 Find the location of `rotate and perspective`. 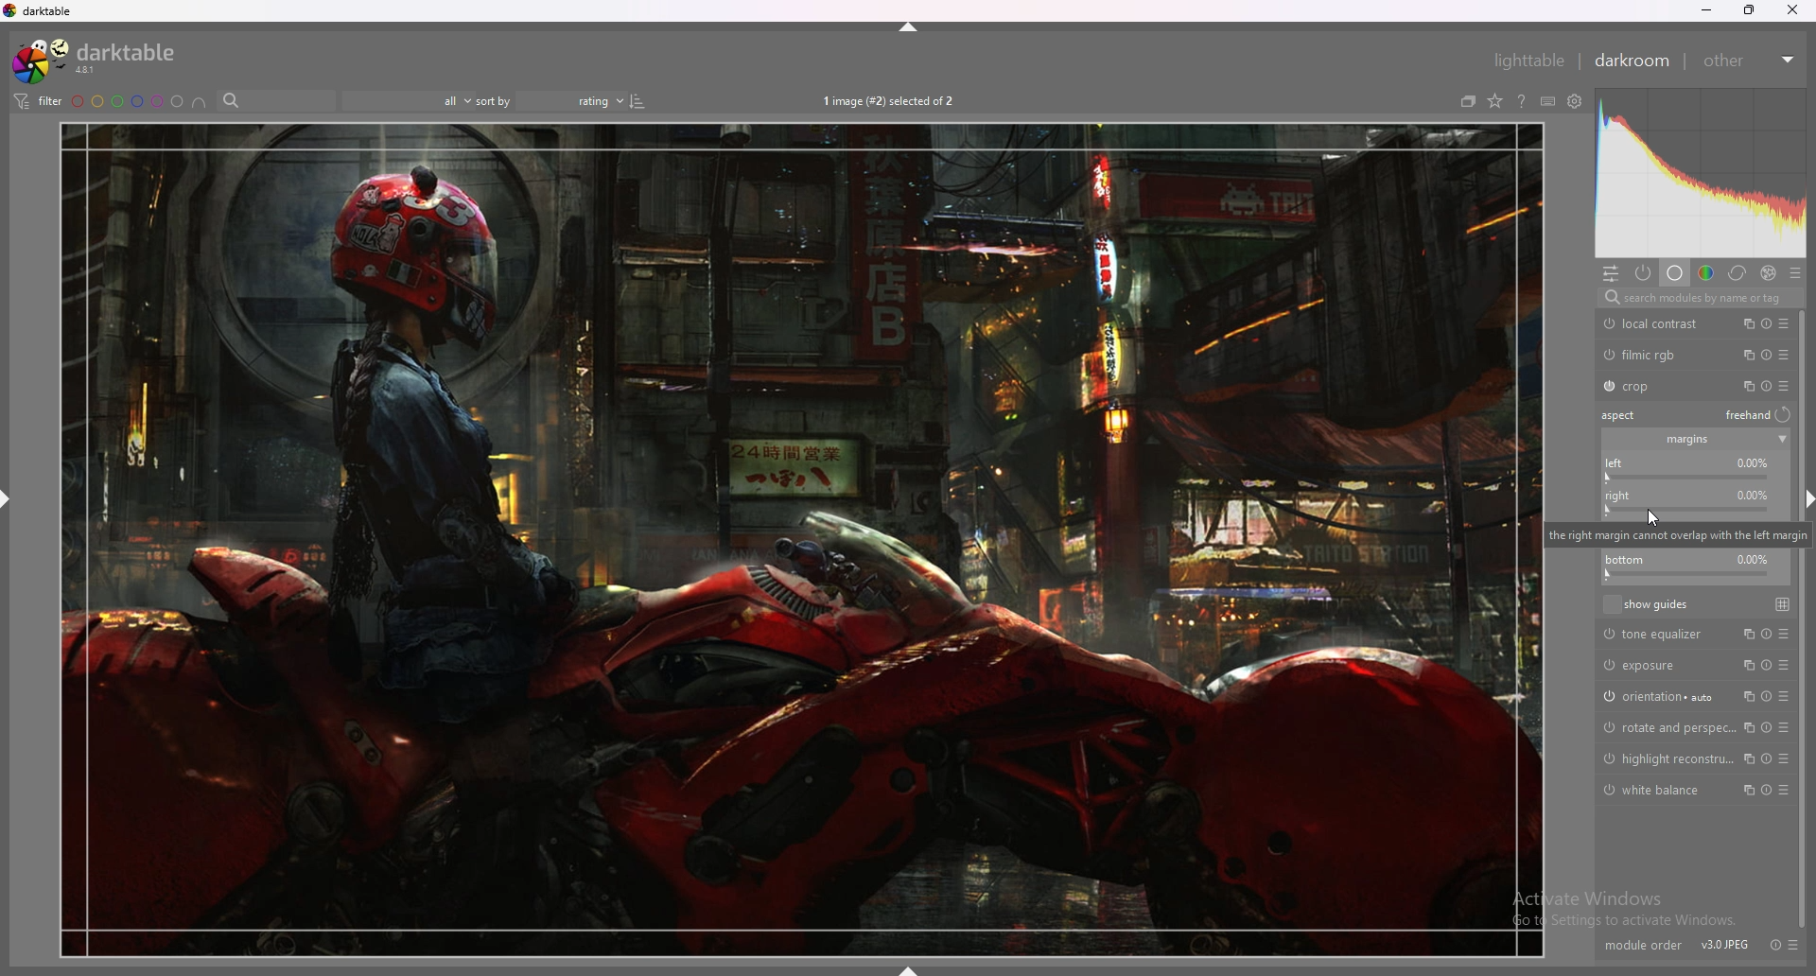

rotate and perspective is located at coordinates (1665, 728).